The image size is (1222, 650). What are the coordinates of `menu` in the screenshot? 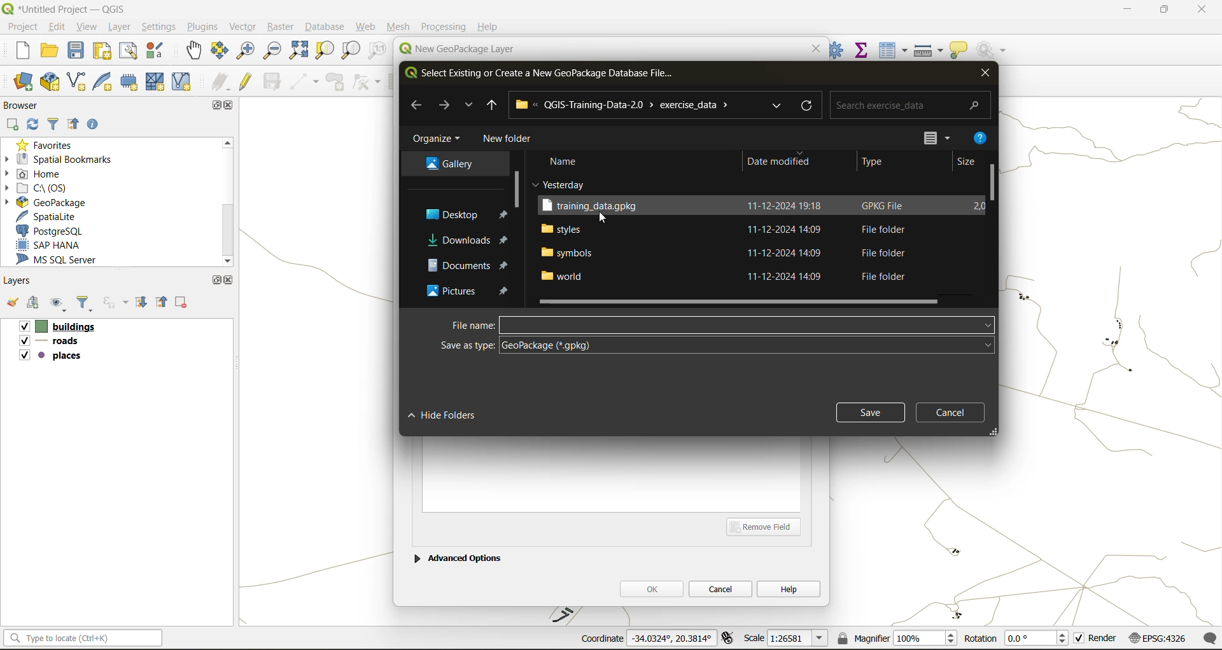 It's located at (922, 135).